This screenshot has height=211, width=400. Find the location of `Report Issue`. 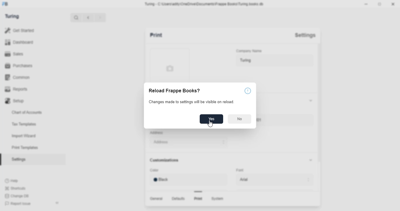

Report Issue is located at coordinates (18, 204).